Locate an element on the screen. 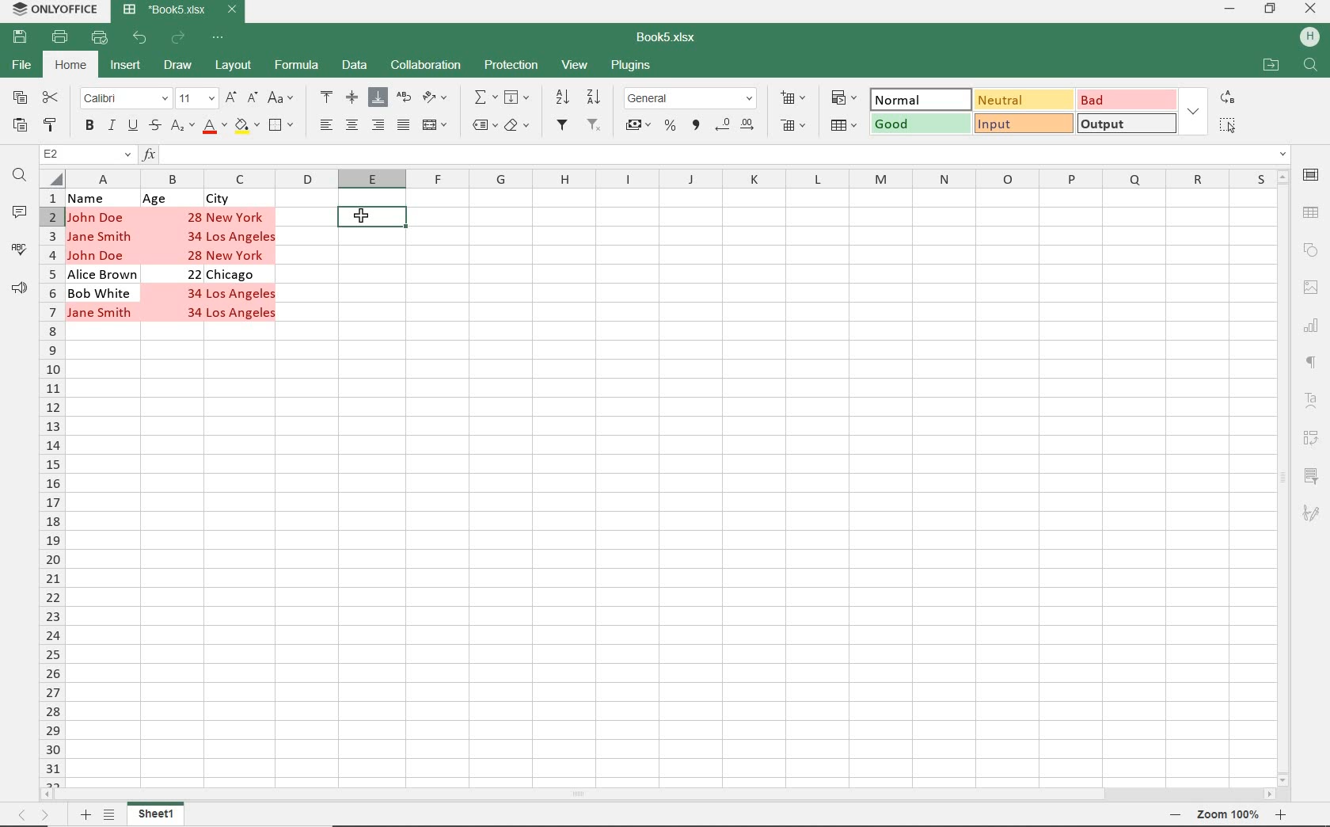 The image size is (1330, 827). Los Angeles is located at coordinates (244, 237).